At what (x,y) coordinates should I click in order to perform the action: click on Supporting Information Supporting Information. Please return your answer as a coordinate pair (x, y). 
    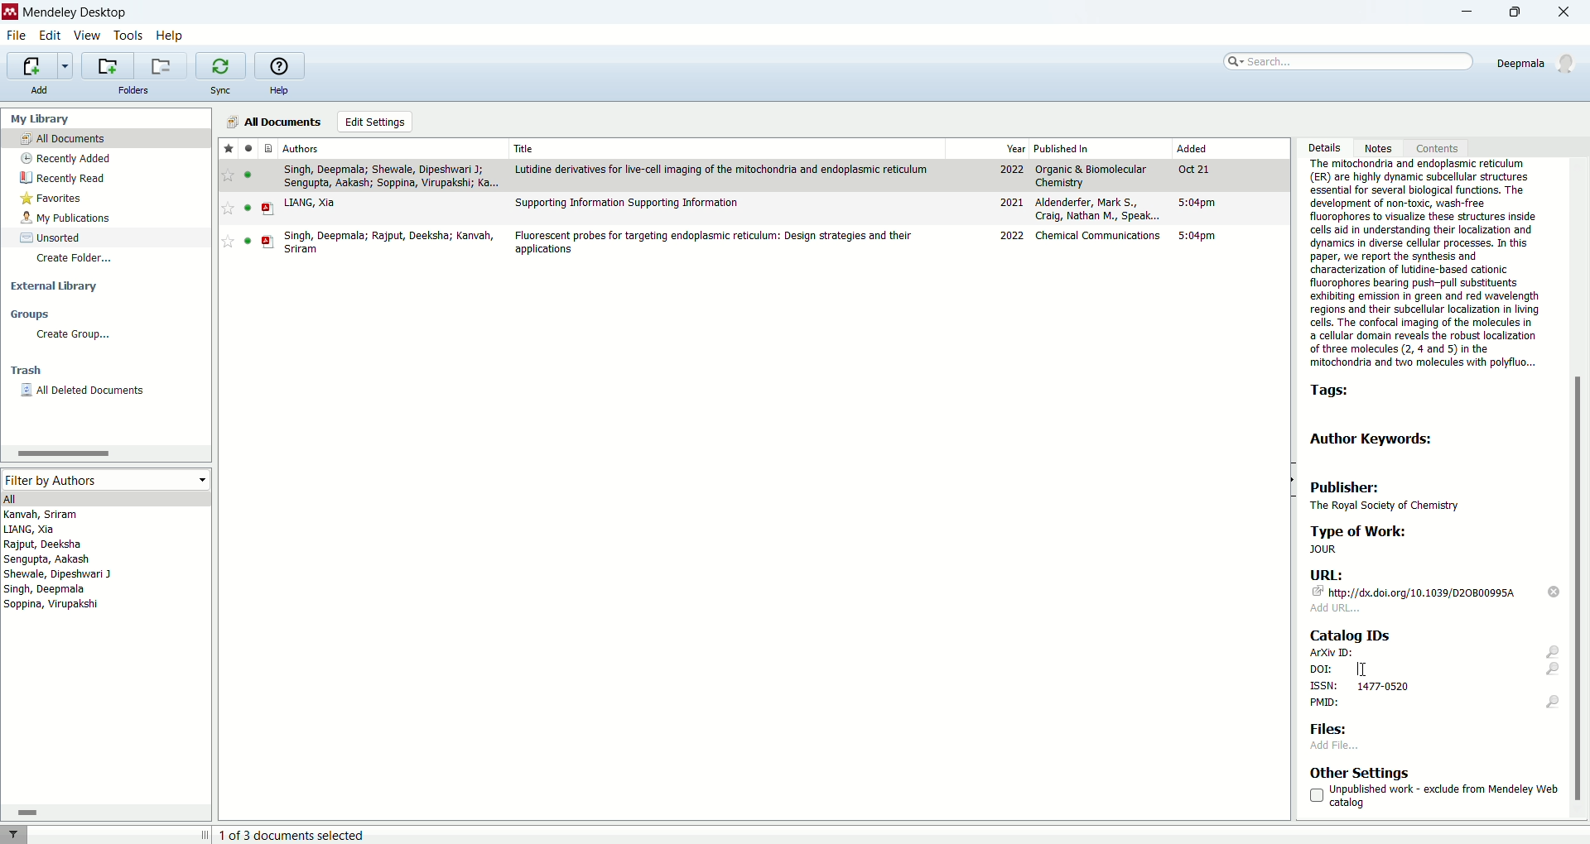
    Looking at the image, I should click on (628, 204).